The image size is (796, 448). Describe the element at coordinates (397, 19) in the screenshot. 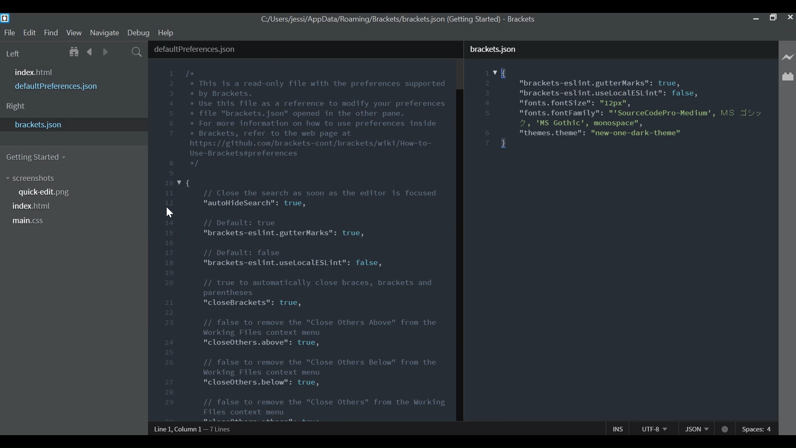

I see `C:/Users/jessi/AppData/Roaming/Brackets/brackets.json (Getting Started) - Brackets` at that location.